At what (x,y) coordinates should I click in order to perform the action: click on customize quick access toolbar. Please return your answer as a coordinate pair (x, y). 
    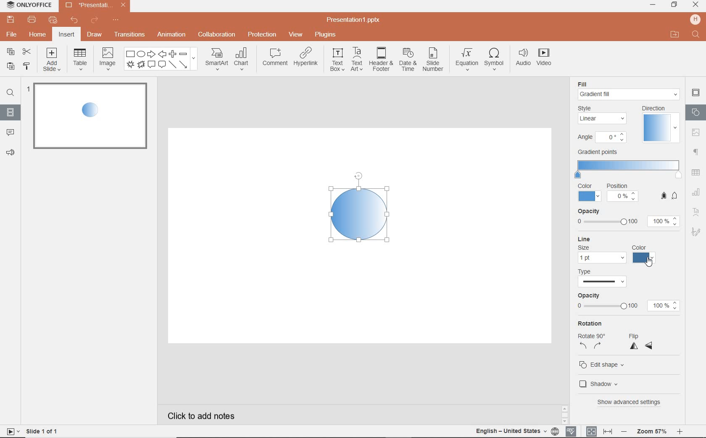
    Looking at the image, I should click on (116, 19).